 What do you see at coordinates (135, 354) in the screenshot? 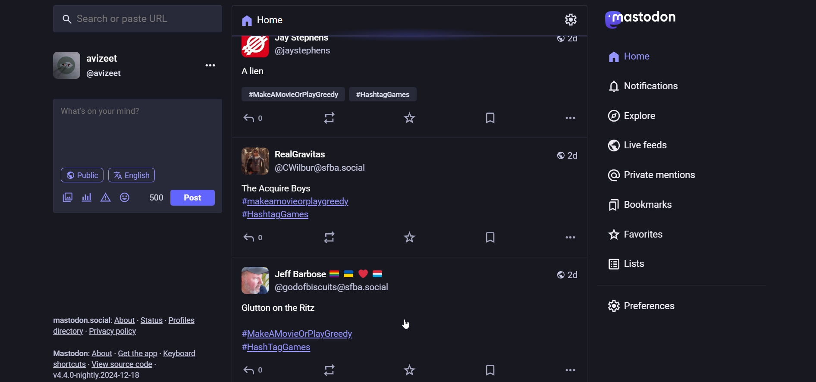
I see `get the app` at bounding box center [135, 354].